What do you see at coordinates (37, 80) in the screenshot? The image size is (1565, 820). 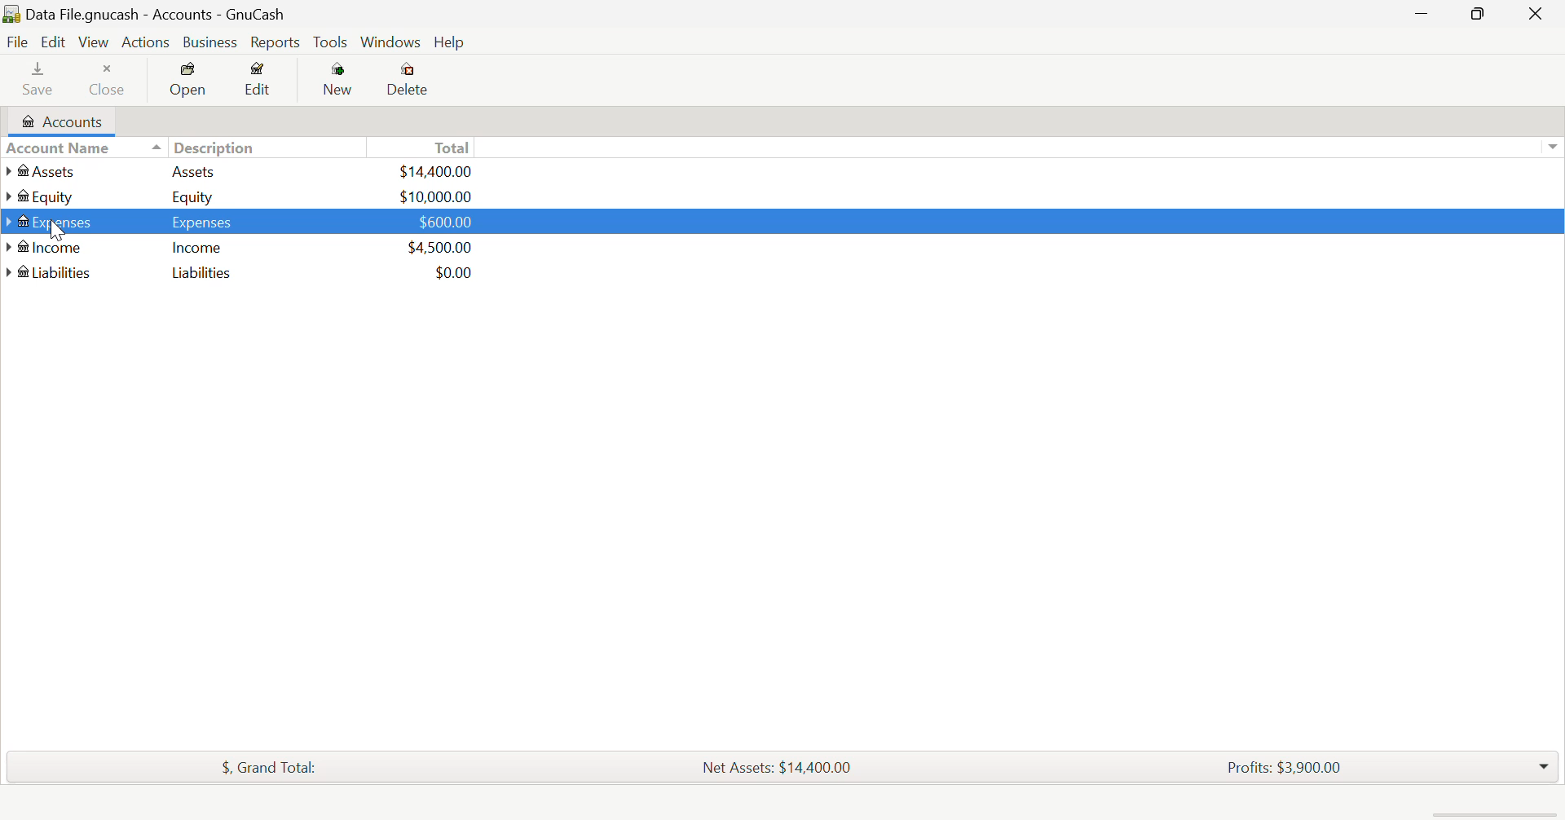 I see `Save` at bounding box center [37, 80].